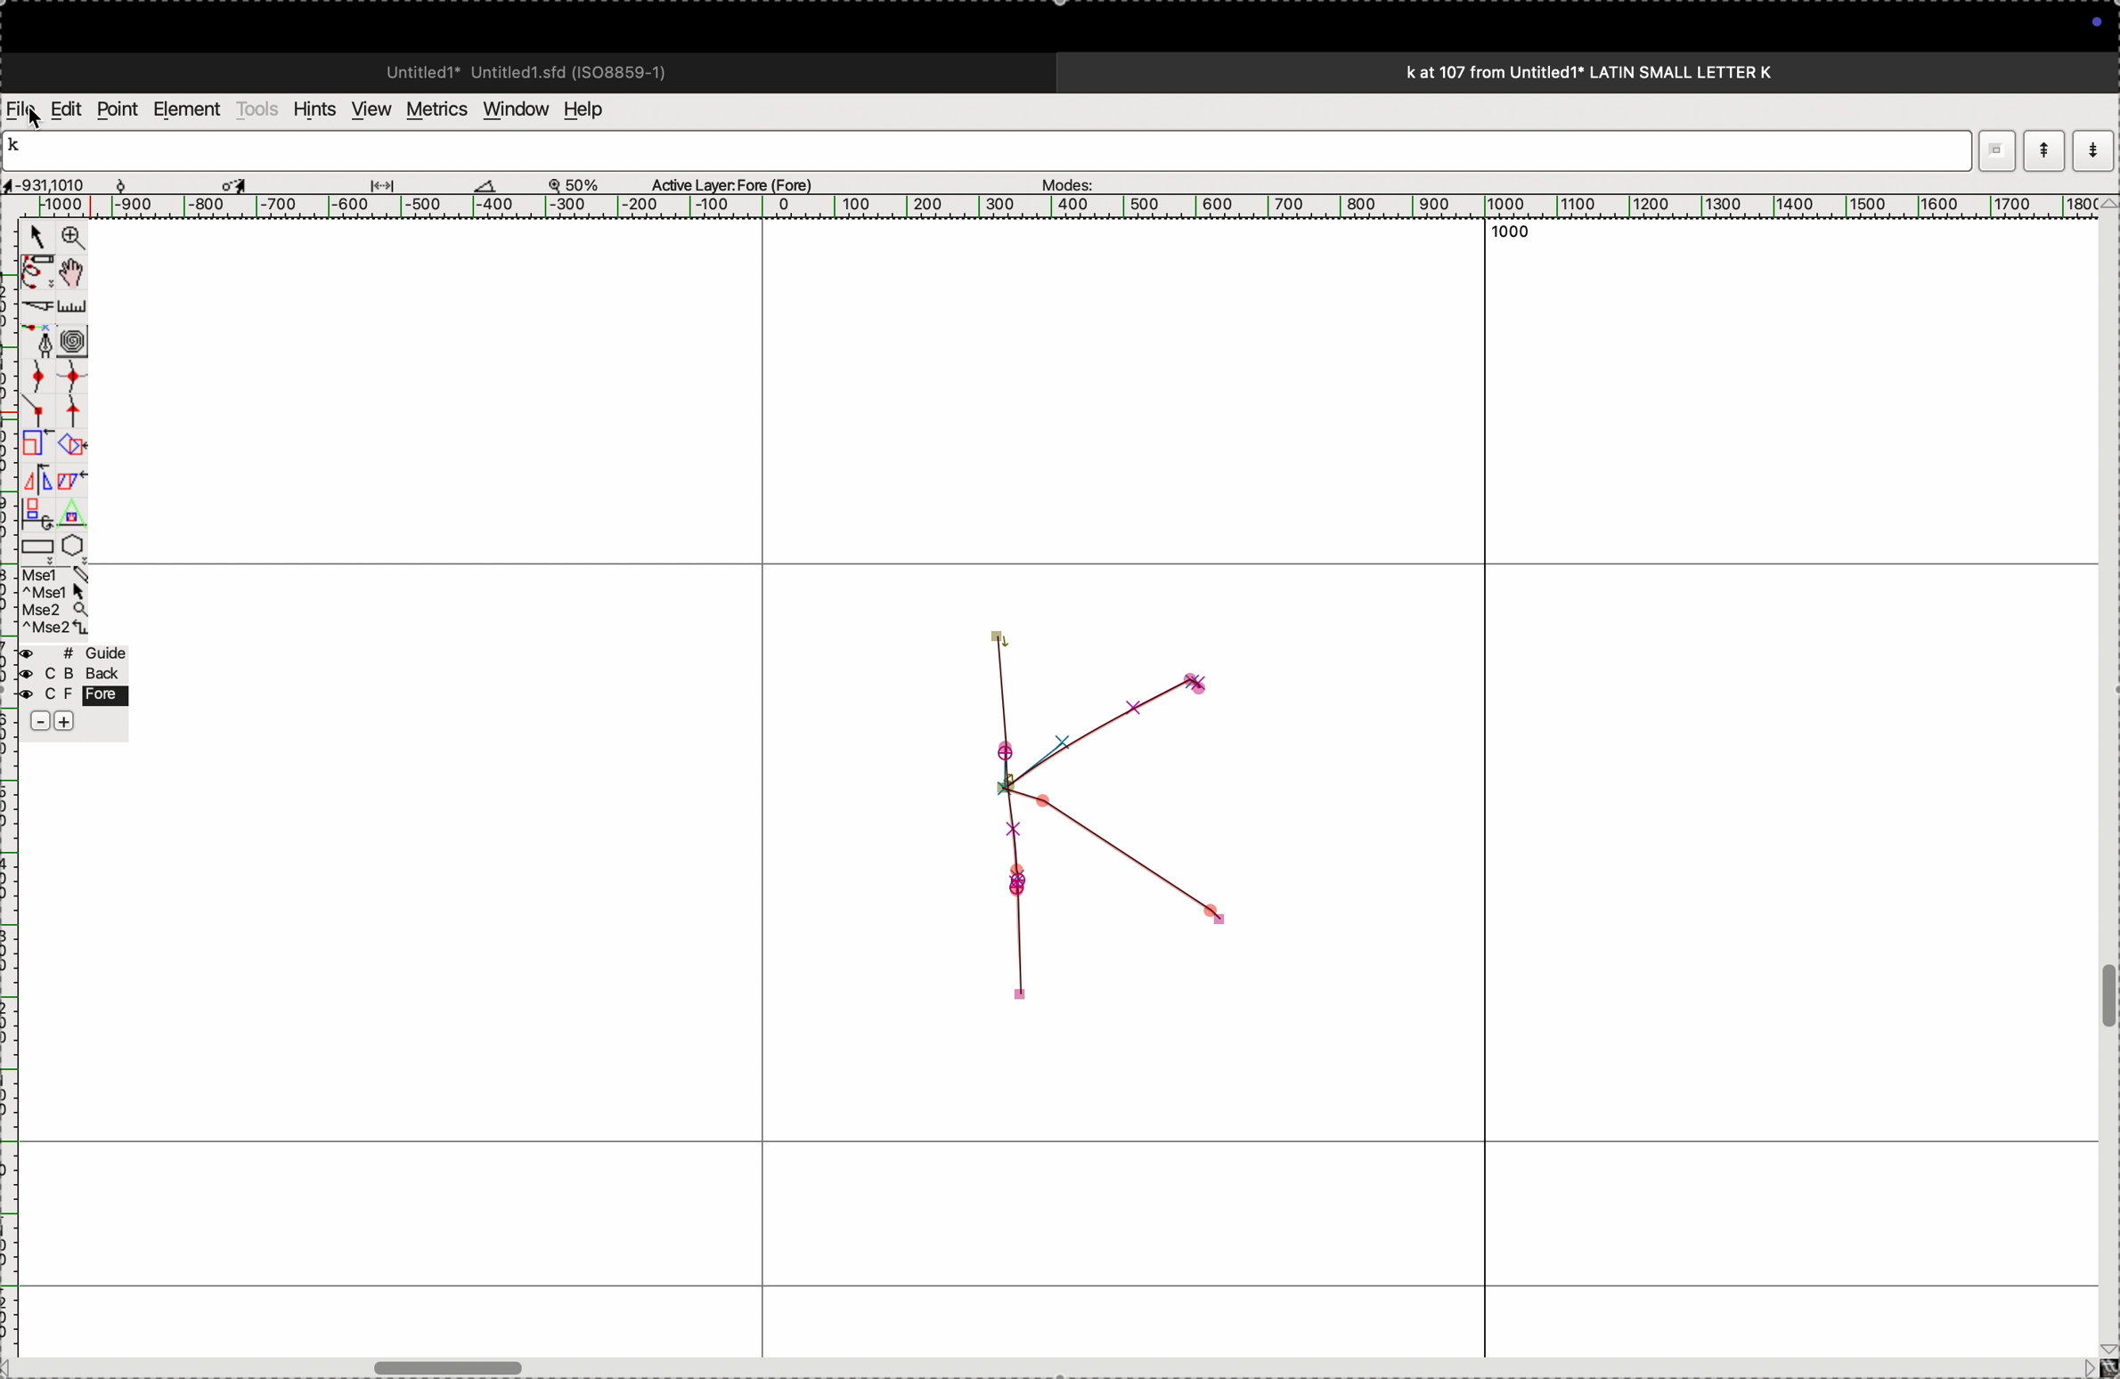 The width and height of the screenshot is (2120, 1379). I want to click on spline, so click(54, 391).